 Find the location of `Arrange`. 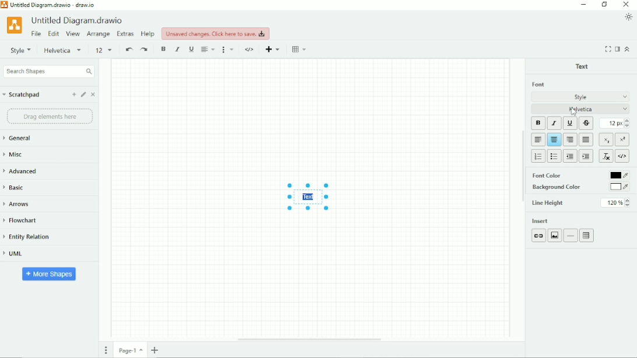

Arrange is located at coordinates (99, 34).